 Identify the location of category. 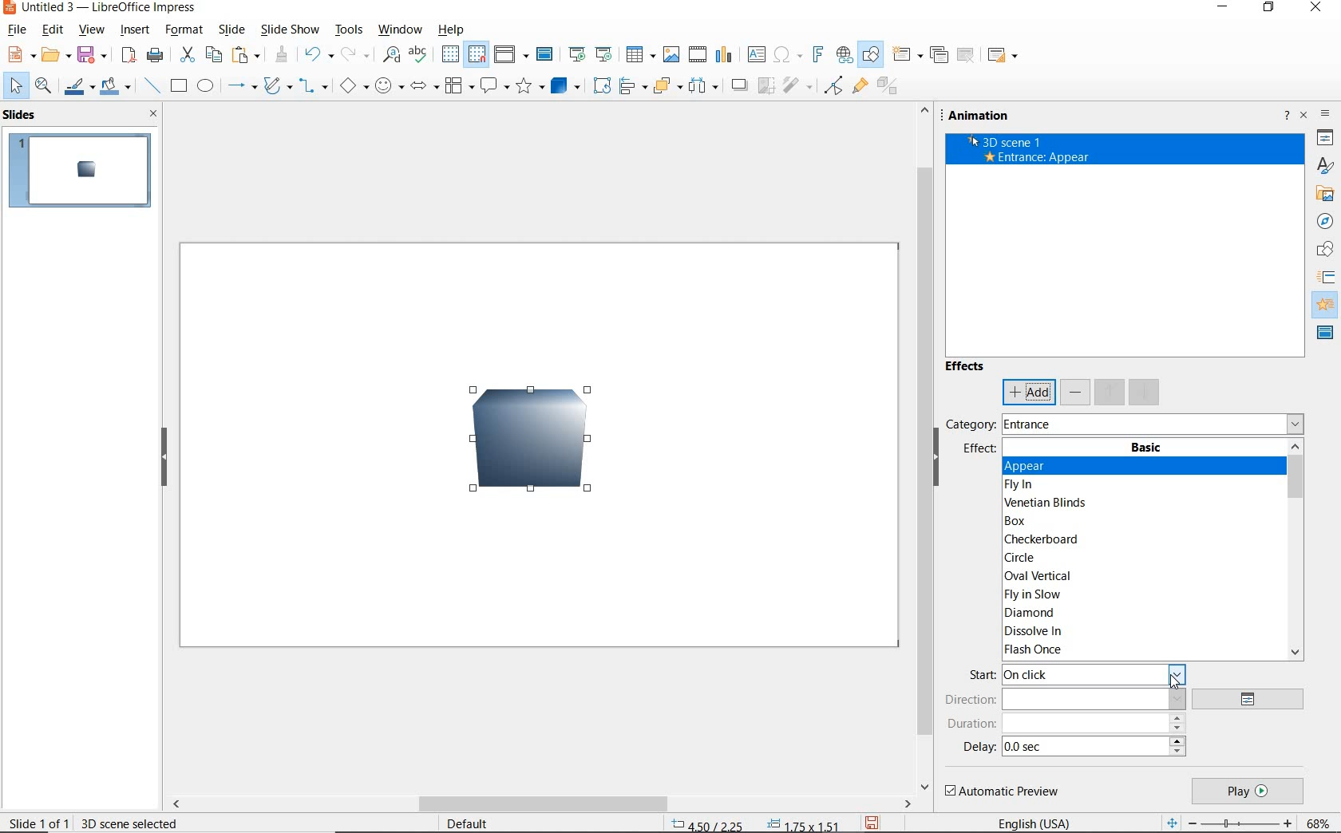
(969, 424).